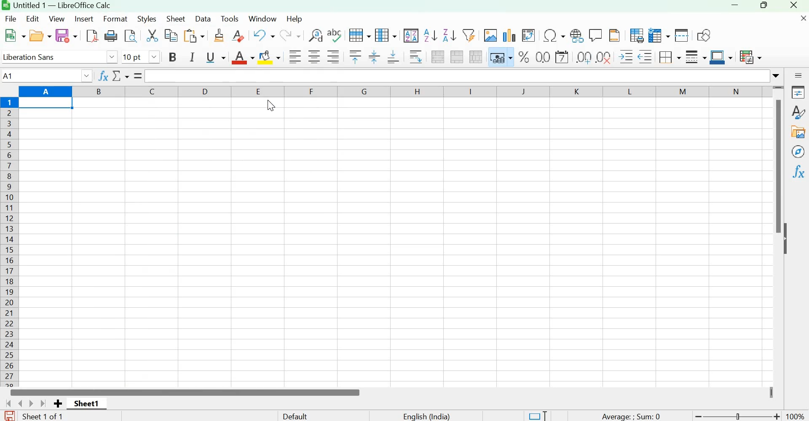  What do you see at coordinates (476, 57) in the screenshot?
I see `Unmerge cells` at bounding box center [476, 57].